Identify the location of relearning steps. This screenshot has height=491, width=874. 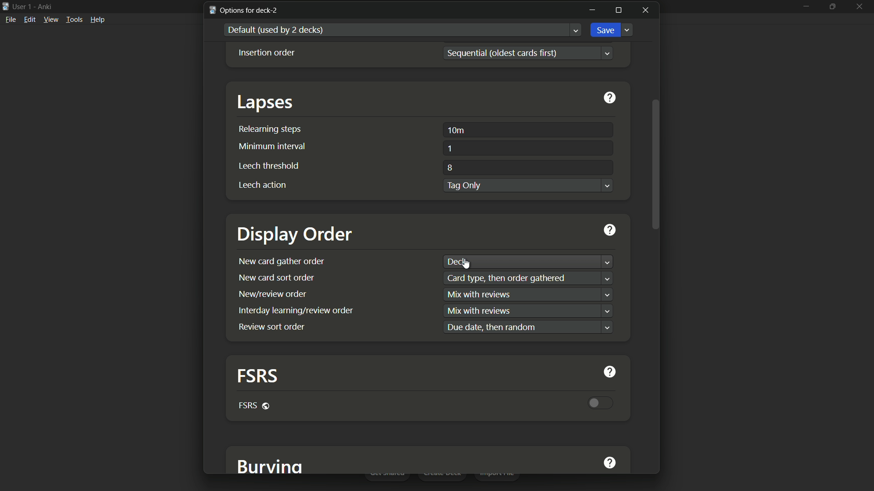
(270, 129).